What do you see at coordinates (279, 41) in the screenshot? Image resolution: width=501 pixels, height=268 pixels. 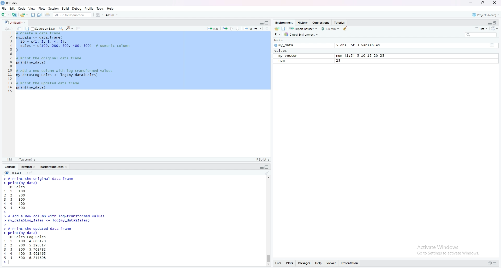 I see `Data` at bounding box center [279, 41].